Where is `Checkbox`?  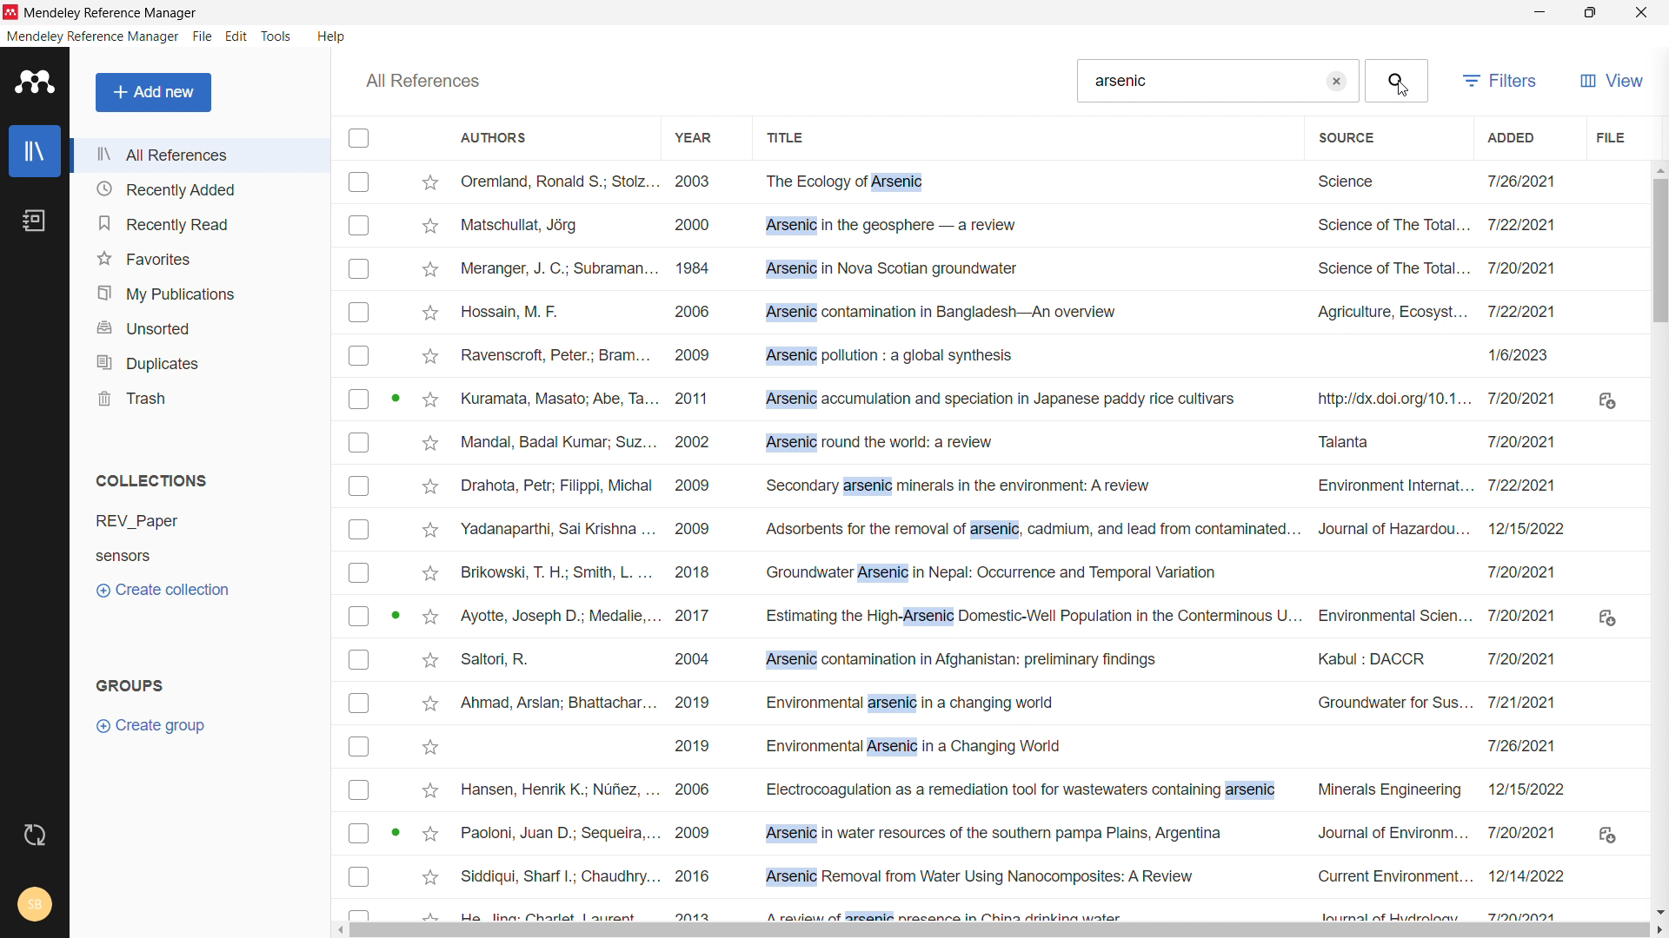 Checkbox is located at coordinates (360, 312).